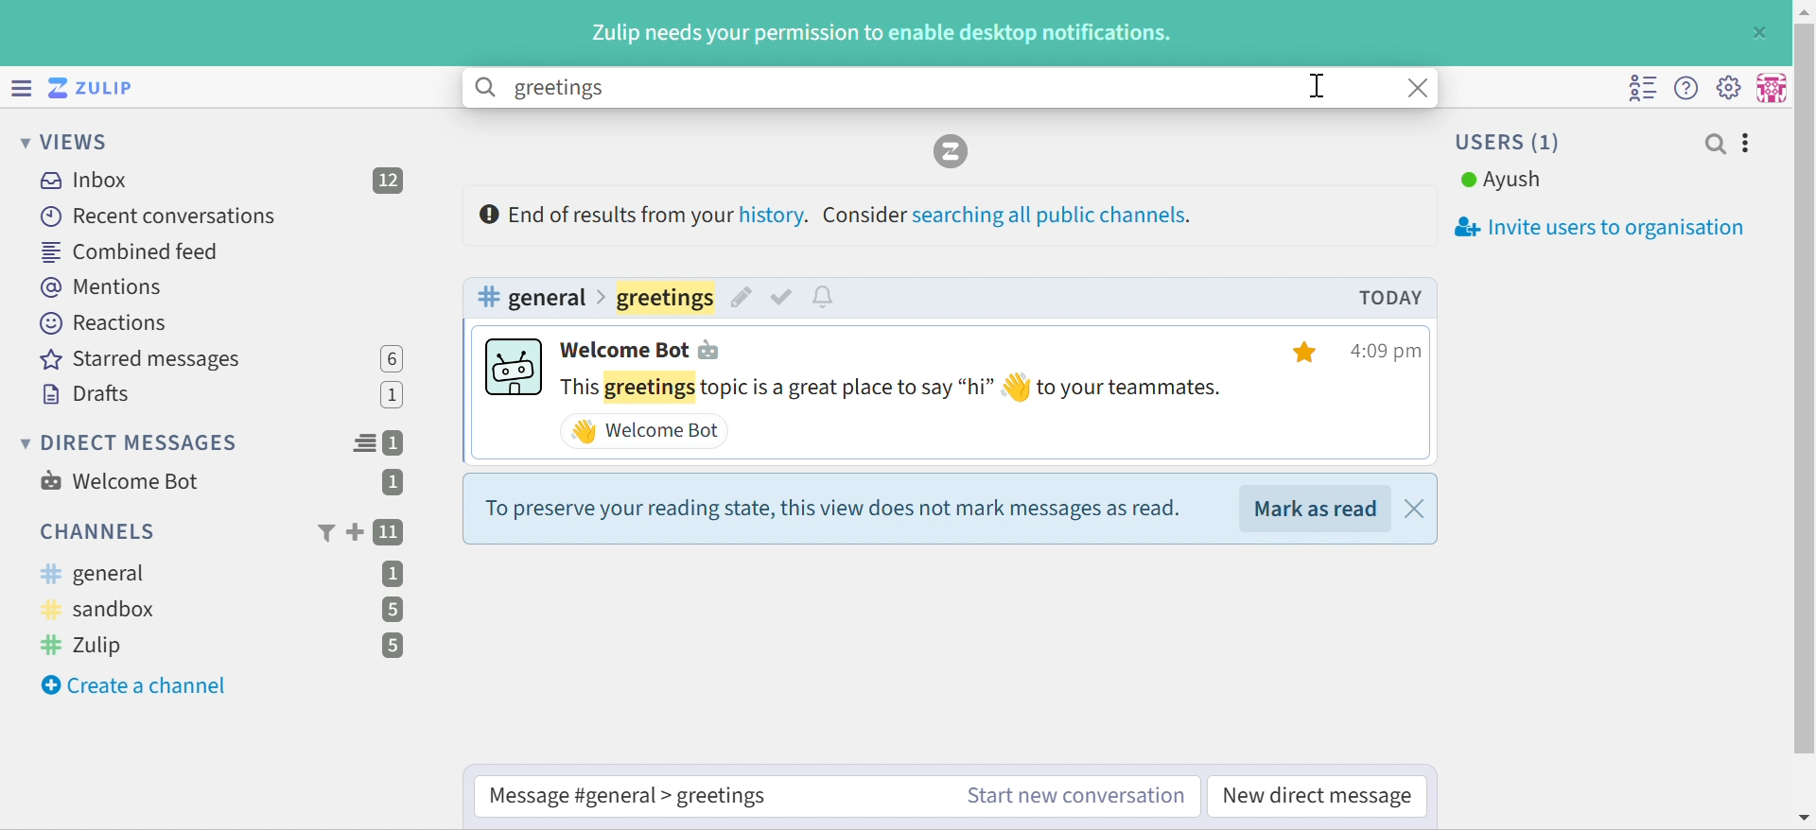 This screenshot has width=1816, height=830. Describe the element at coordinates (391, 533) in the screenshot. I see `11` at that location.